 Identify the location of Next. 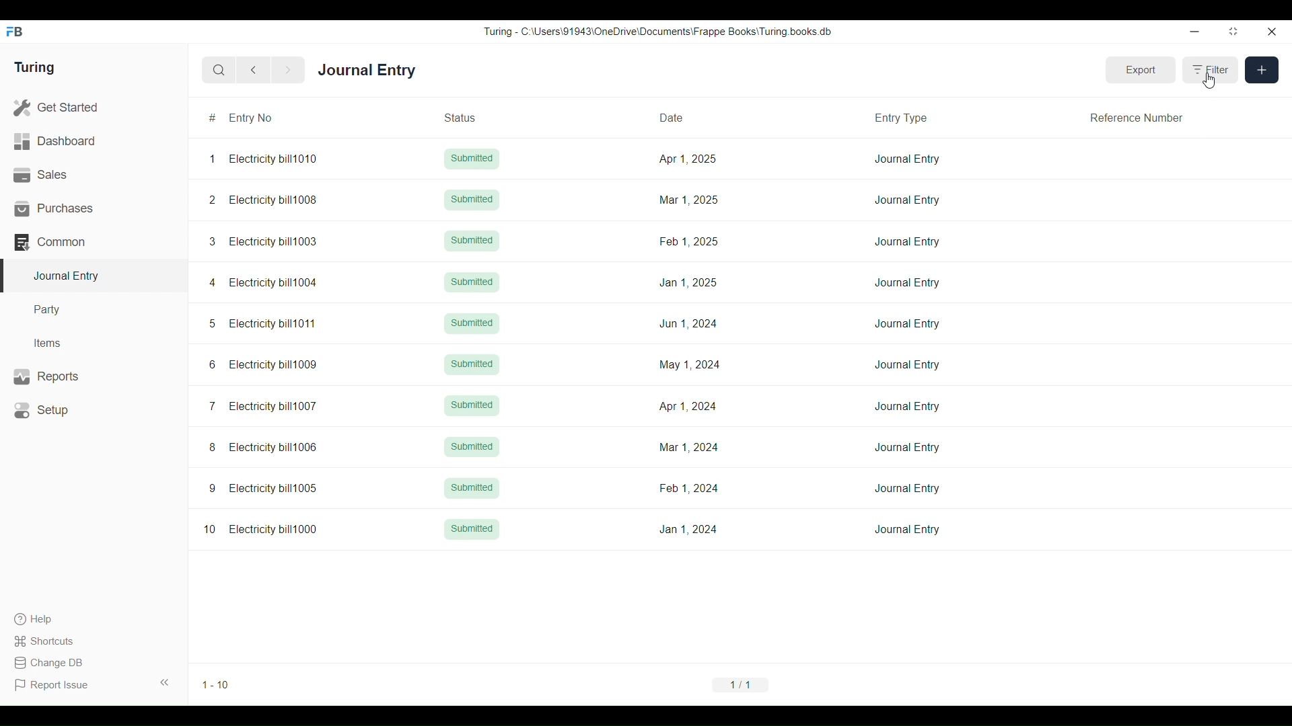
(288, 71).